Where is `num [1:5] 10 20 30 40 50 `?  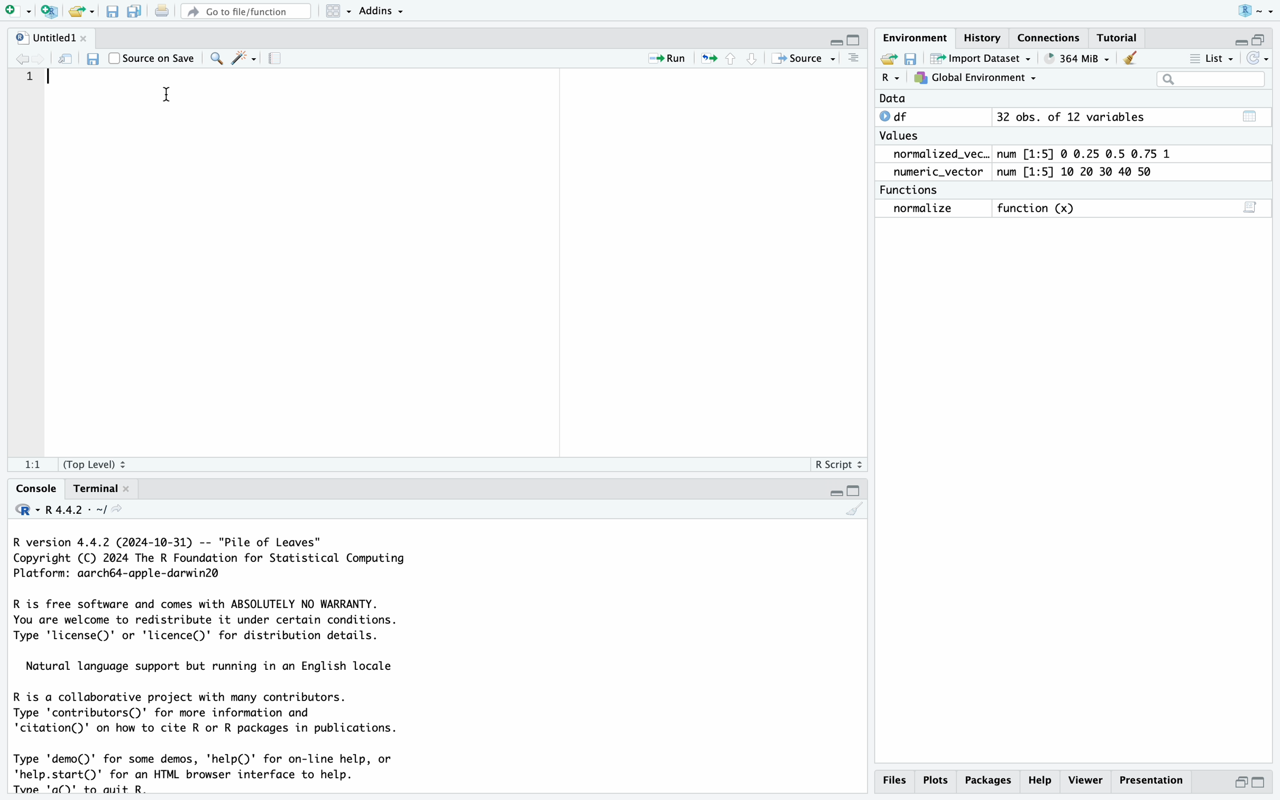
num [1:5] 10 20 30 40 50  is located at coordinates (1080, 172).